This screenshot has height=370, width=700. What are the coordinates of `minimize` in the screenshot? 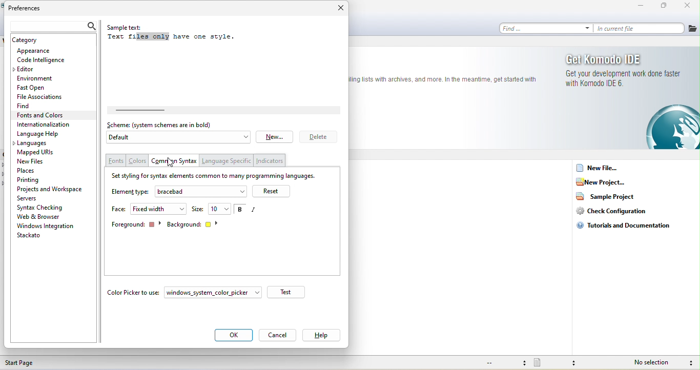 It's located at (633, 6).